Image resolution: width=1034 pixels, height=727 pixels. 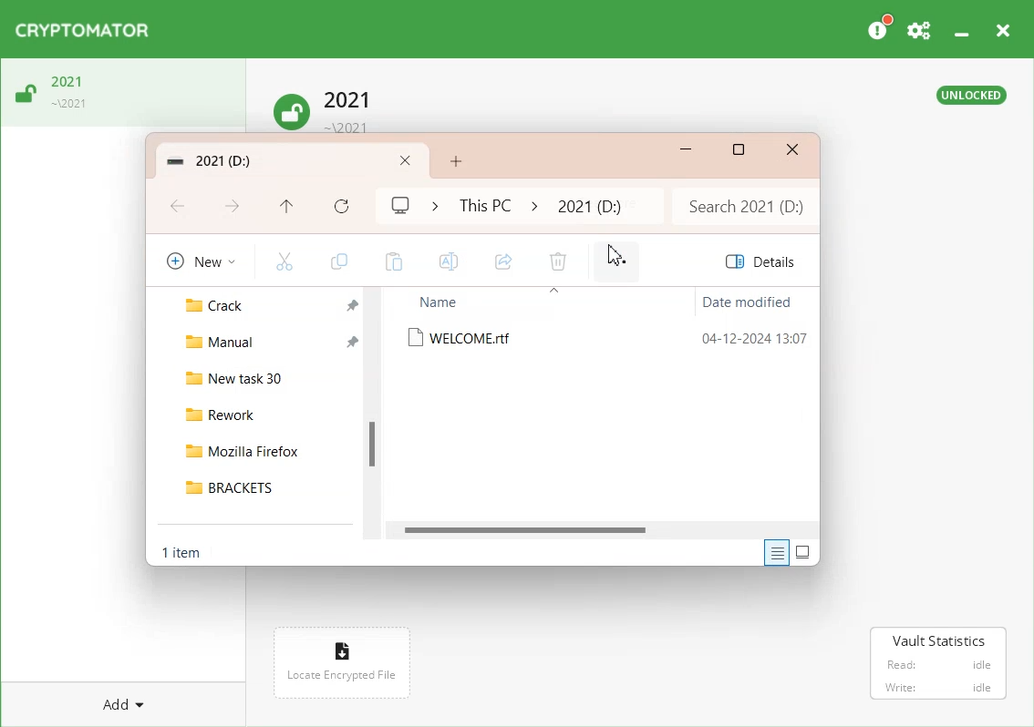 What do you see at coordinates (52, 88) in the screenshot?
I see `Unlock Vault` at bounding box center [52, 88].